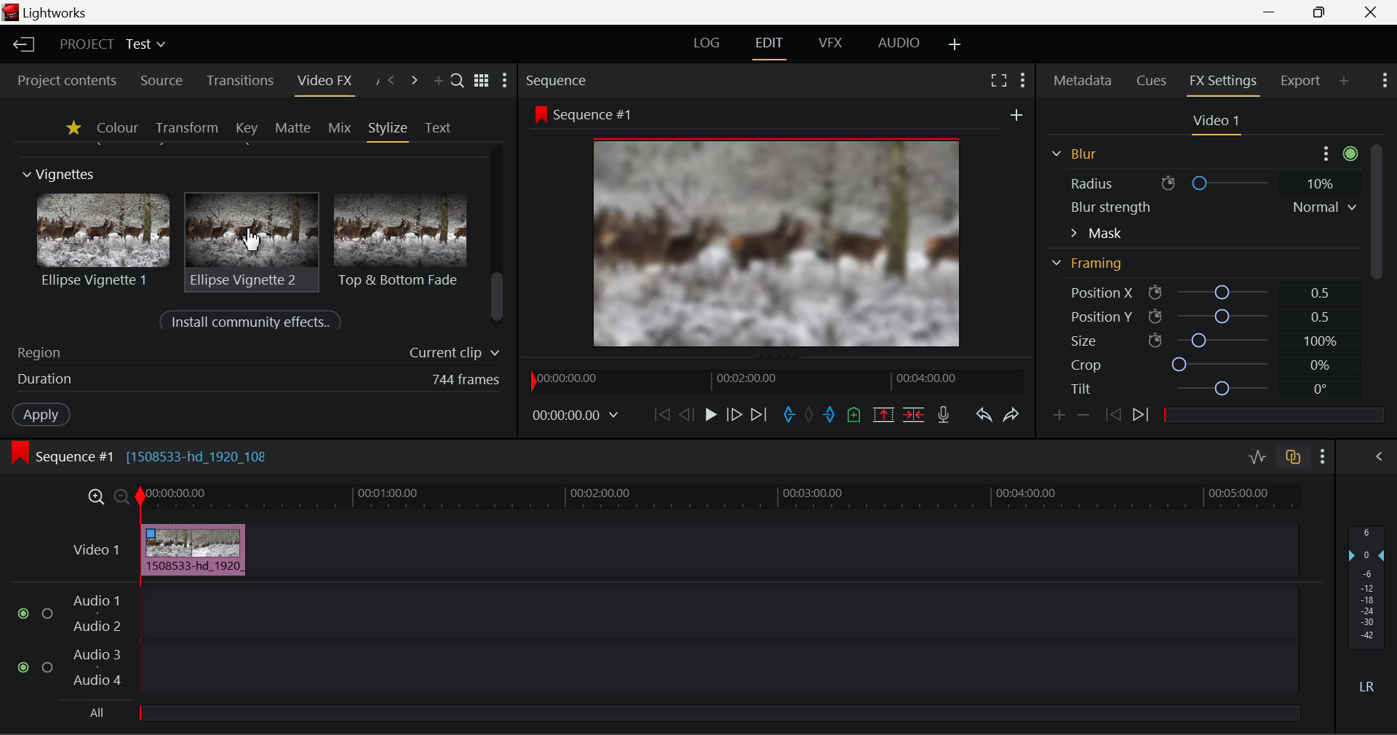 This screenshot has height=735, width=1397. I want to click on Remove keyframe, so click(1083, 414).